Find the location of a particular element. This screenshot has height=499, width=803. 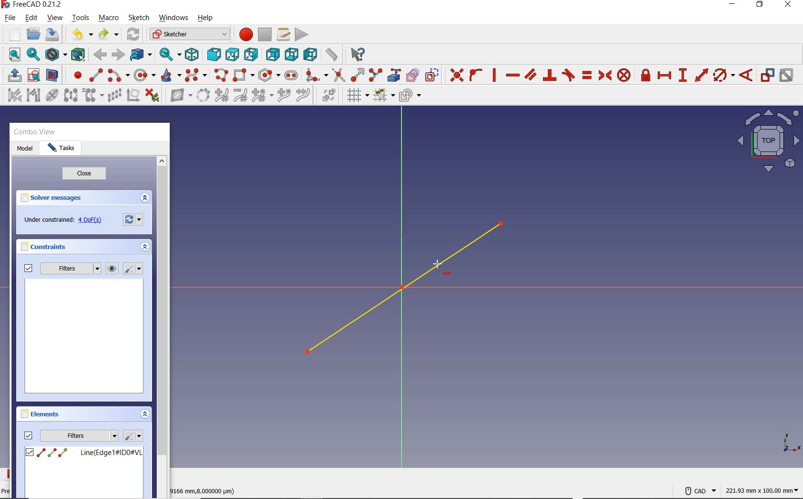

CONSTRAIN SYMMETRICAL is located at coordinates (604, 75).